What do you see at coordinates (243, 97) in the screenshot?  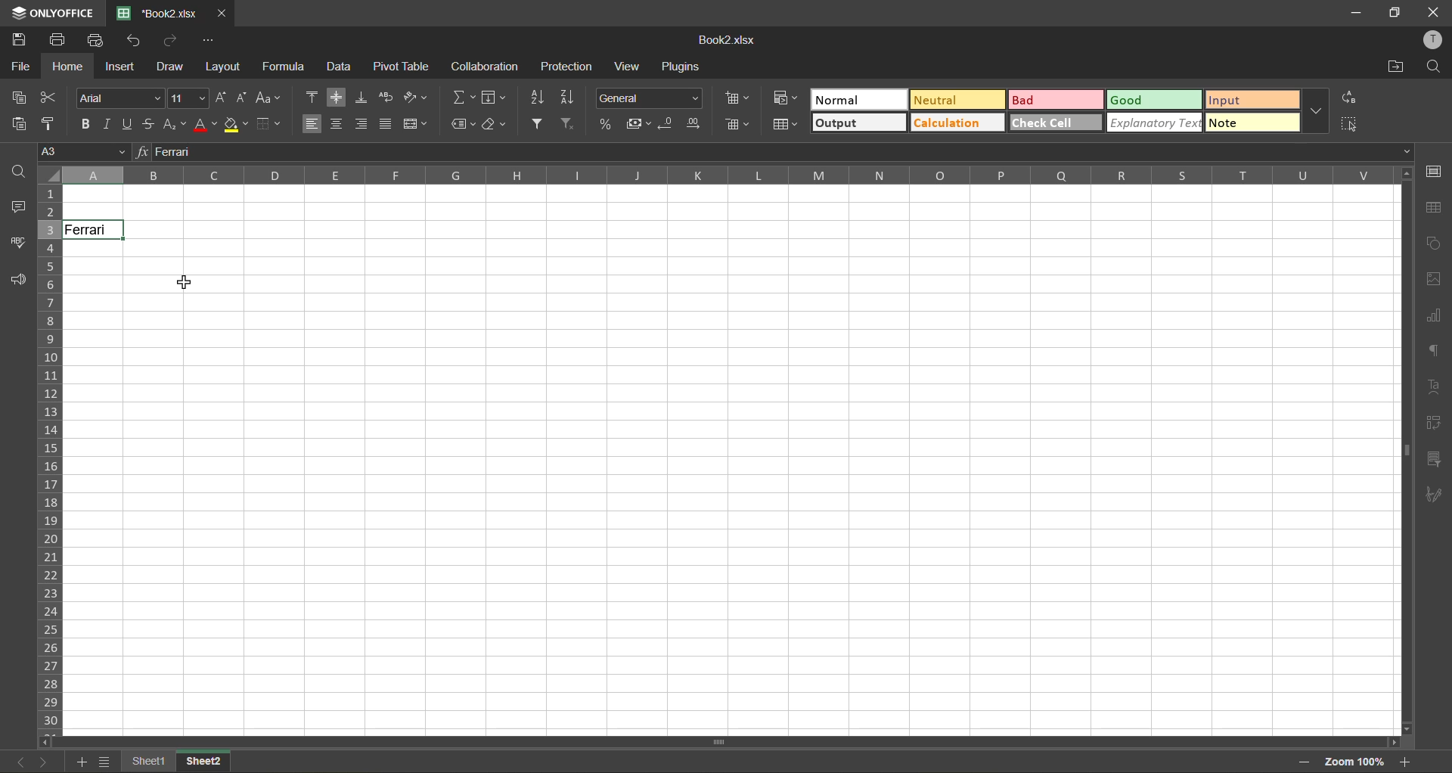 I see `decrement size` at bounding box center [243, 97].